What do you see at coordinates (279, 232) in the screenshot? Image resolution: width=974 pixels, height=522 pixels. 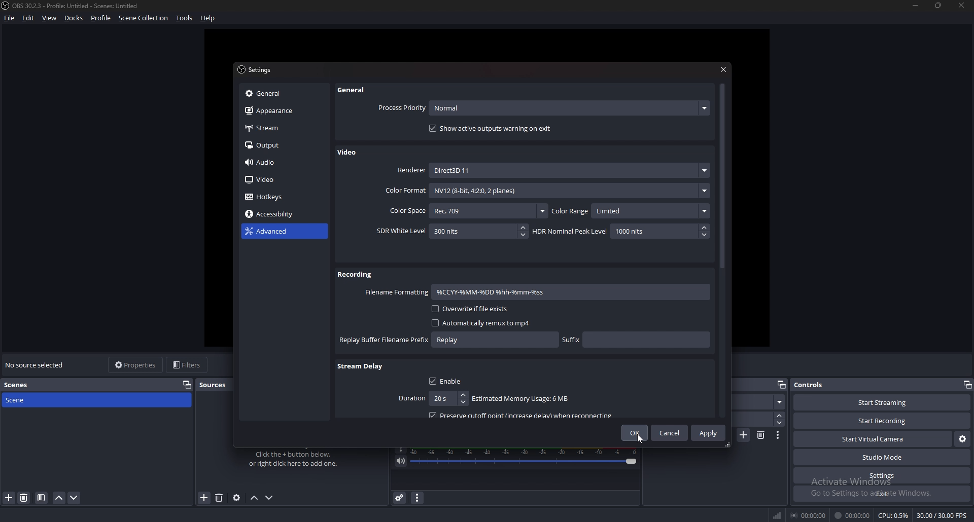 I see `Advanced` at bounding box center [279, 232].